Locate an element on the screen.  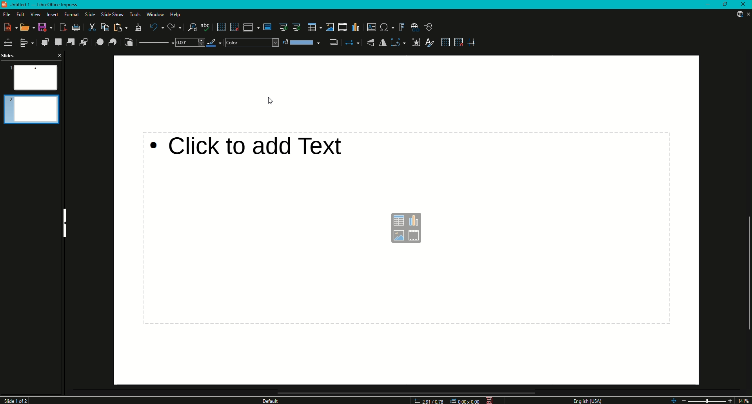
Scroll is located at coordinates (752, 166).